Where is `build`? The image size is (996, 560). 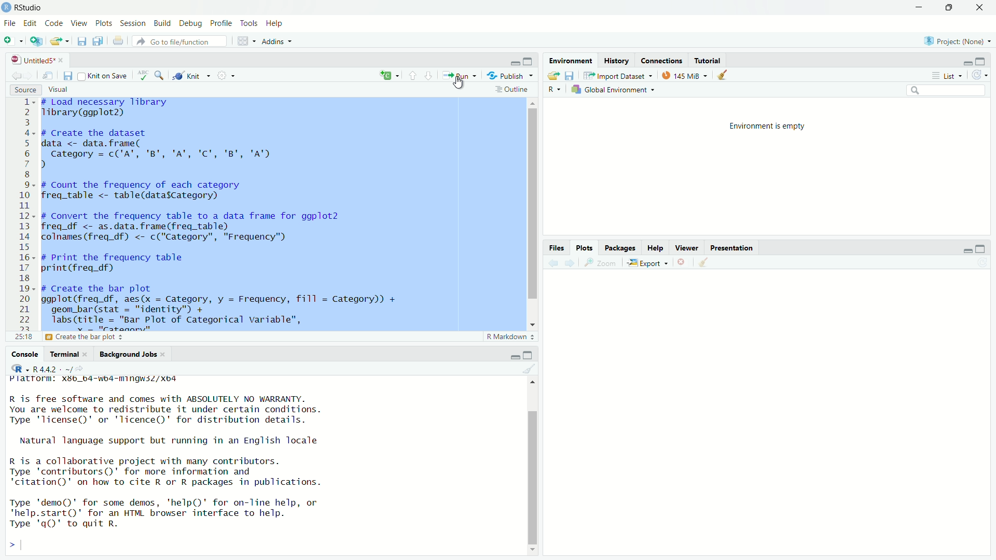 build is located at coordinates (161, 24).